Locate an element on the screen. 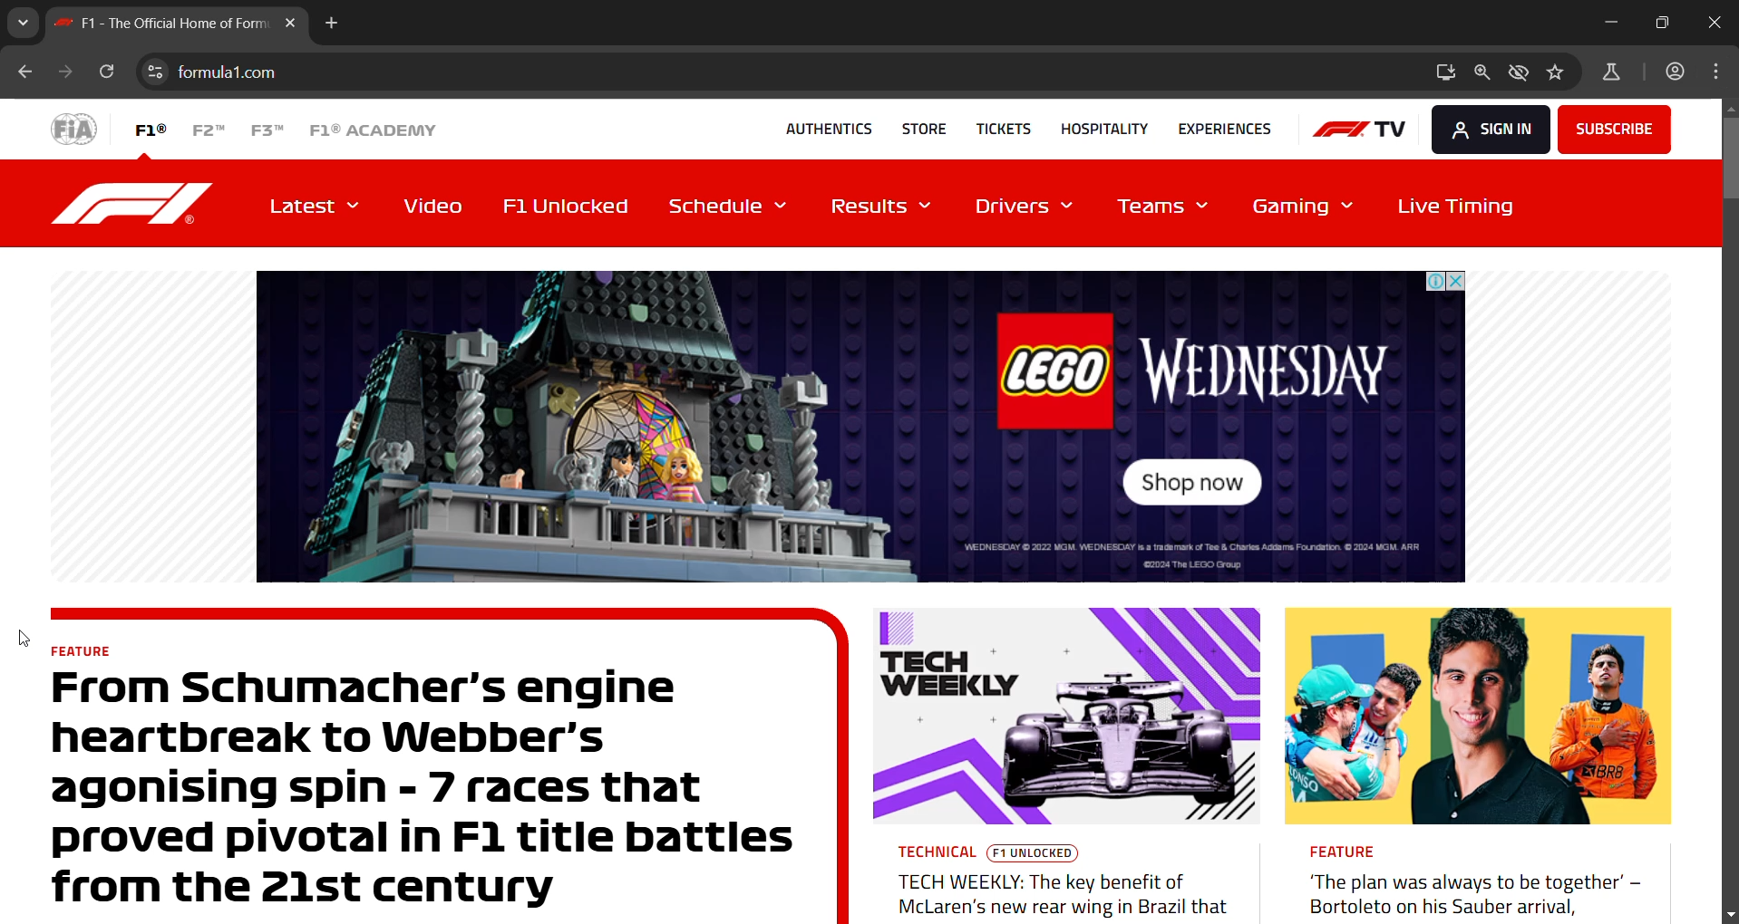 This screenshot has width=1739, height=924. F1 Unlocked is located at coordinates (575, 204).